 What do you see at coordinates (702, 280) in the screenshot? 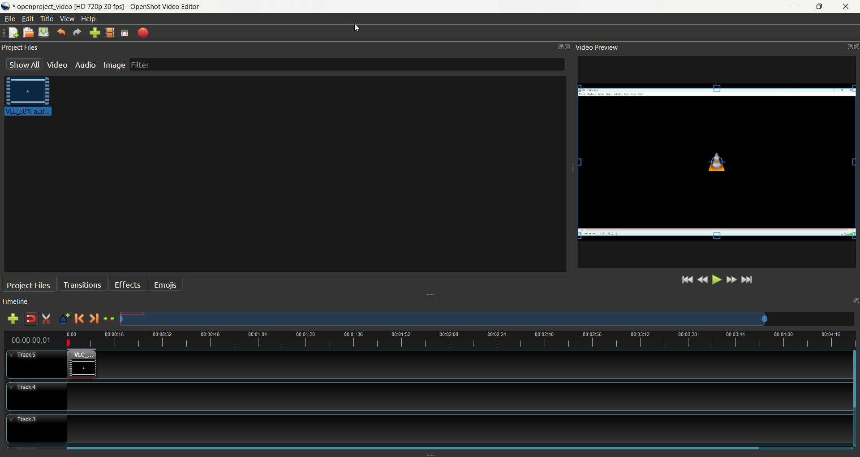
I see `rewind` at bounding box center [702, 280].